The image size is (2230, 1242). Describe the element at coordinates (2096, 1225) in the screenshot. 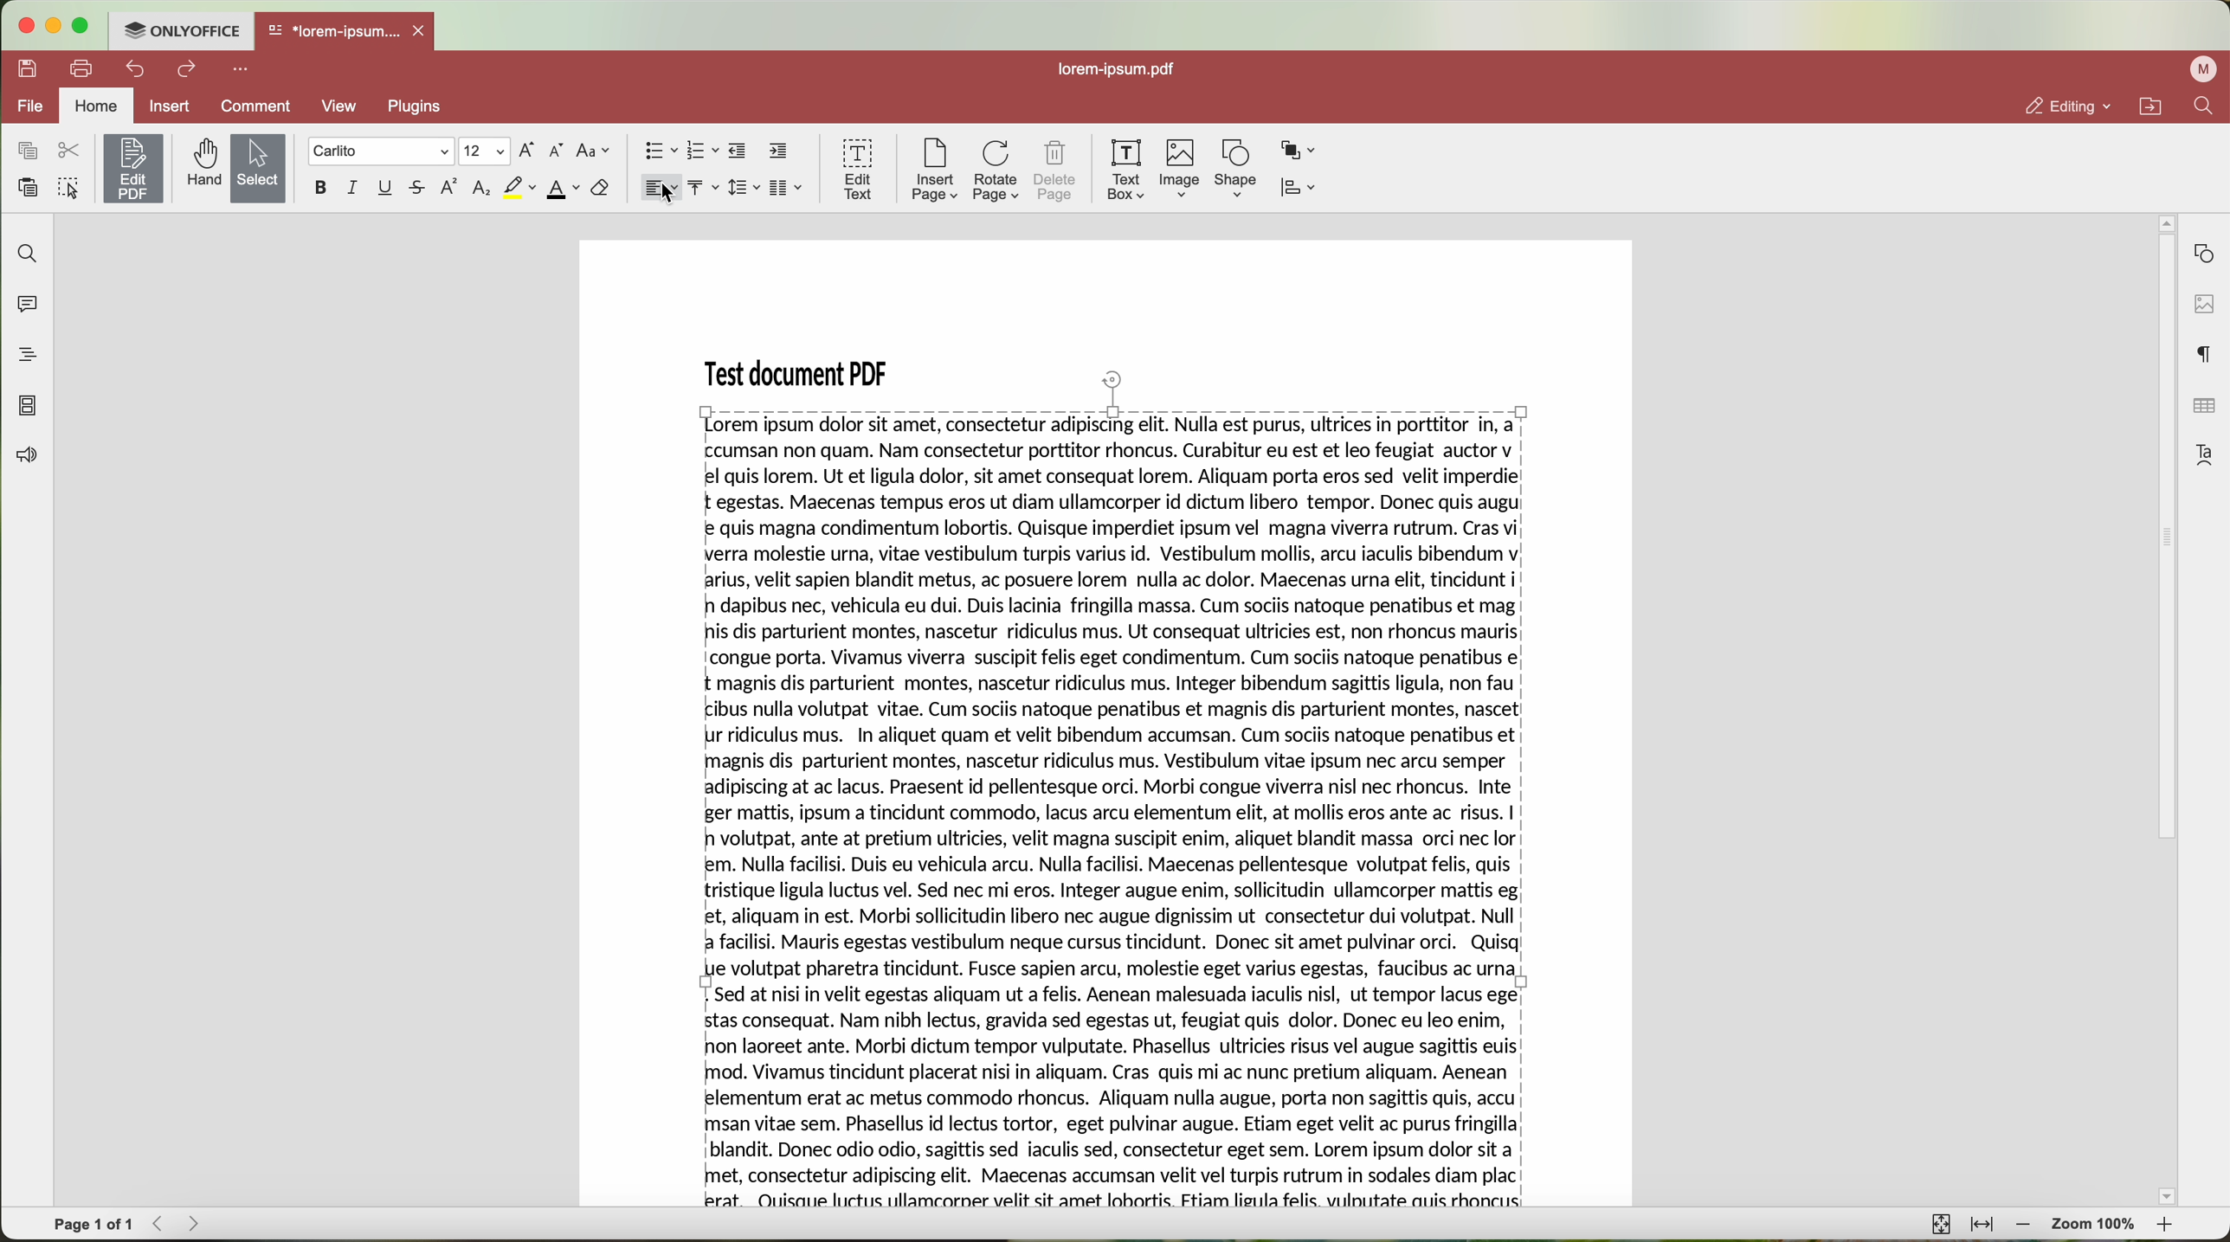

I see `zoom 100%` at that location.